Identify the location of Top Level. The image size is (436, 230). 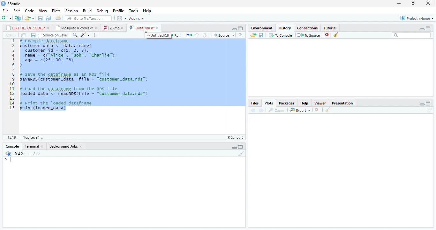
(33, 137).